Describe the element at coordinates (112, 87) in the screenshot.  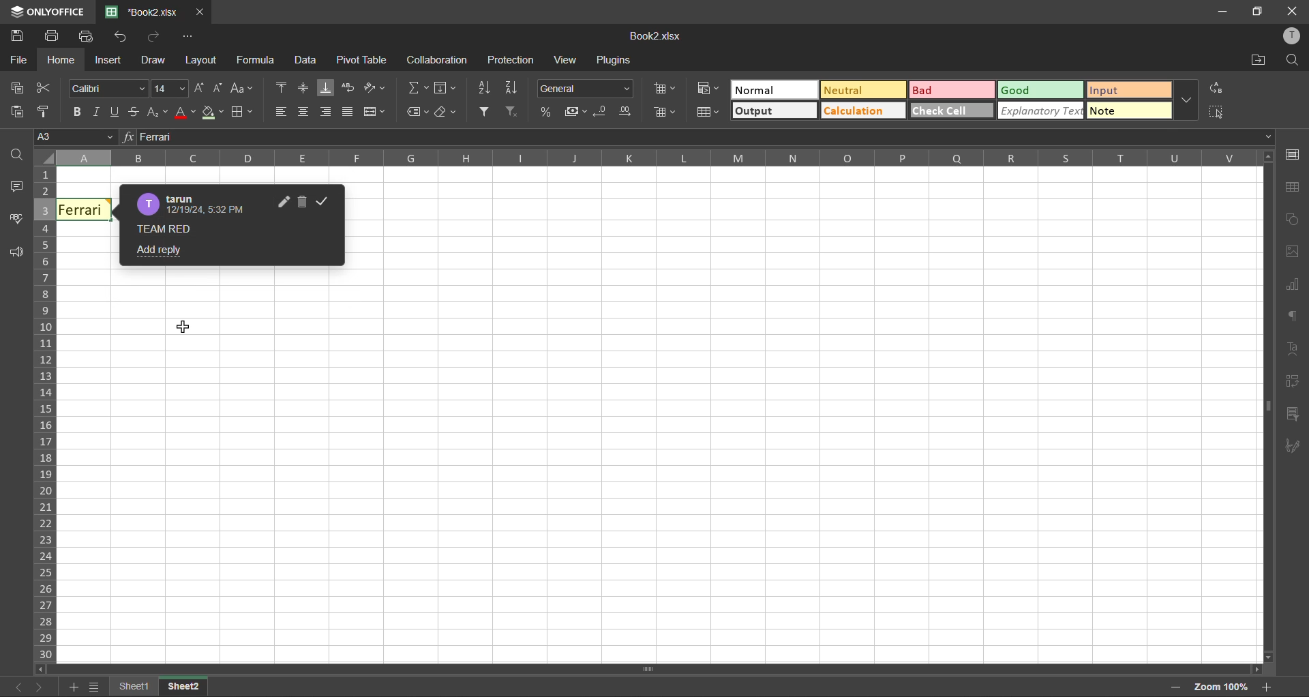
I see `font style` at that location.